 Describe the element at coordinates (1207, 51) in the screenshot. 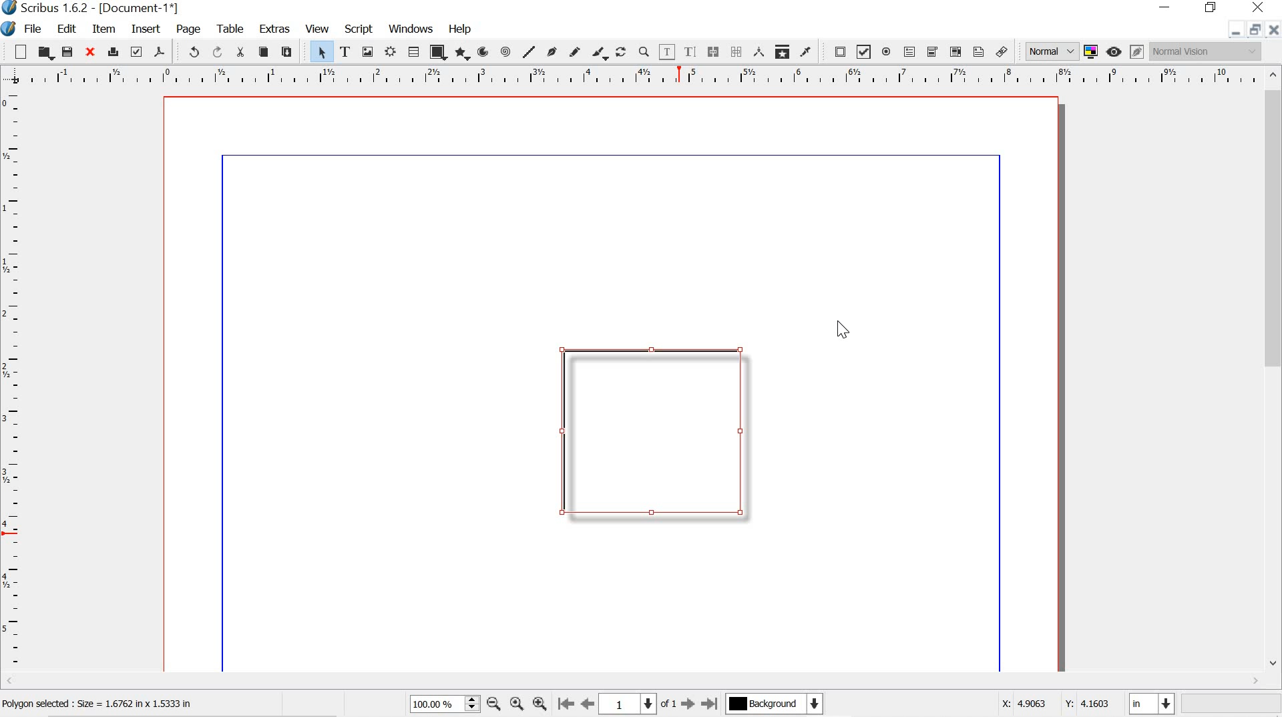

I see `normal vision` at that location.